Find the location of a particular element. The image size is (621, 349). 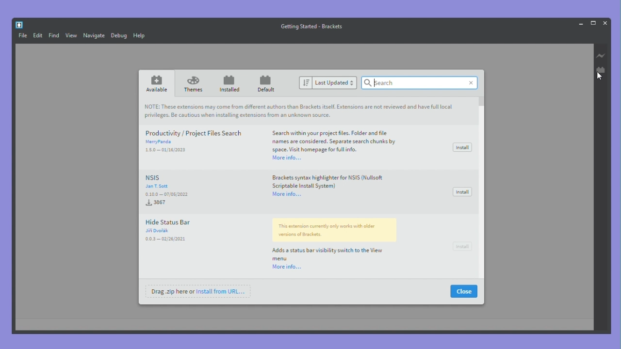

Themes is located at coordinates (194, 85).